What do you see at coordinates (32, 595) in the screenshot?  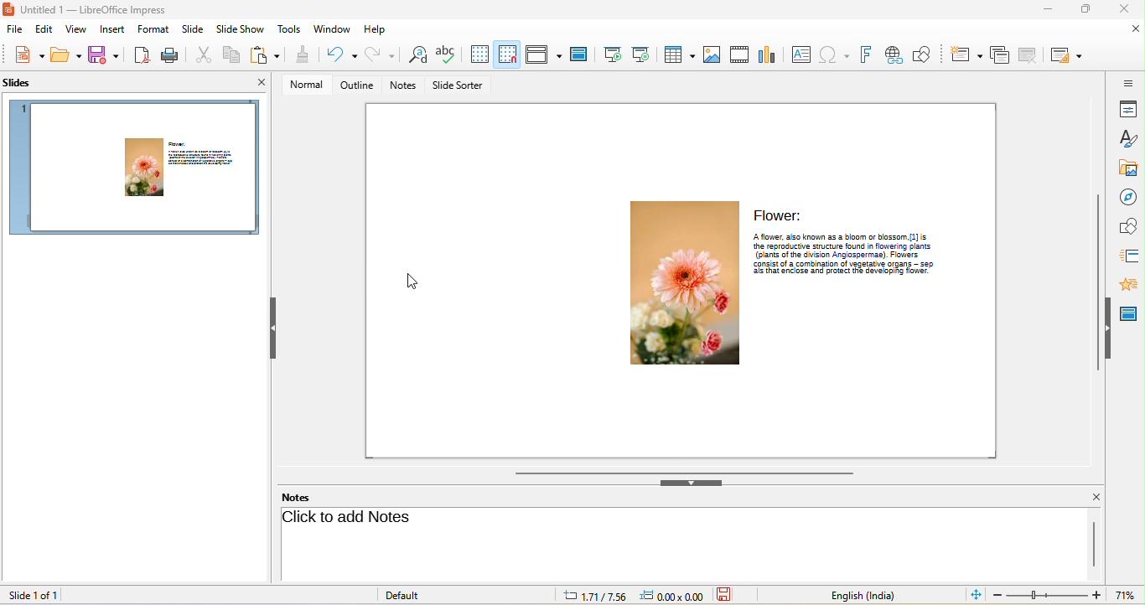 I see `slide 1 of 1` at bounding box center [32, 595].